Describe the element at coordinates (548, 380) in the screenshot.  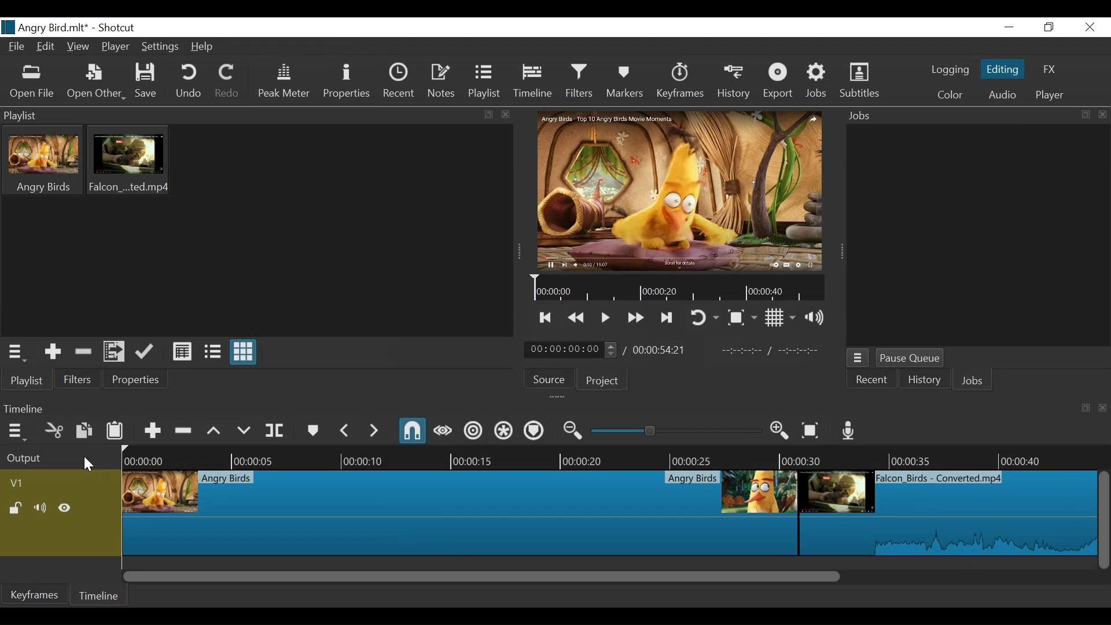
I see `Source` at that location.